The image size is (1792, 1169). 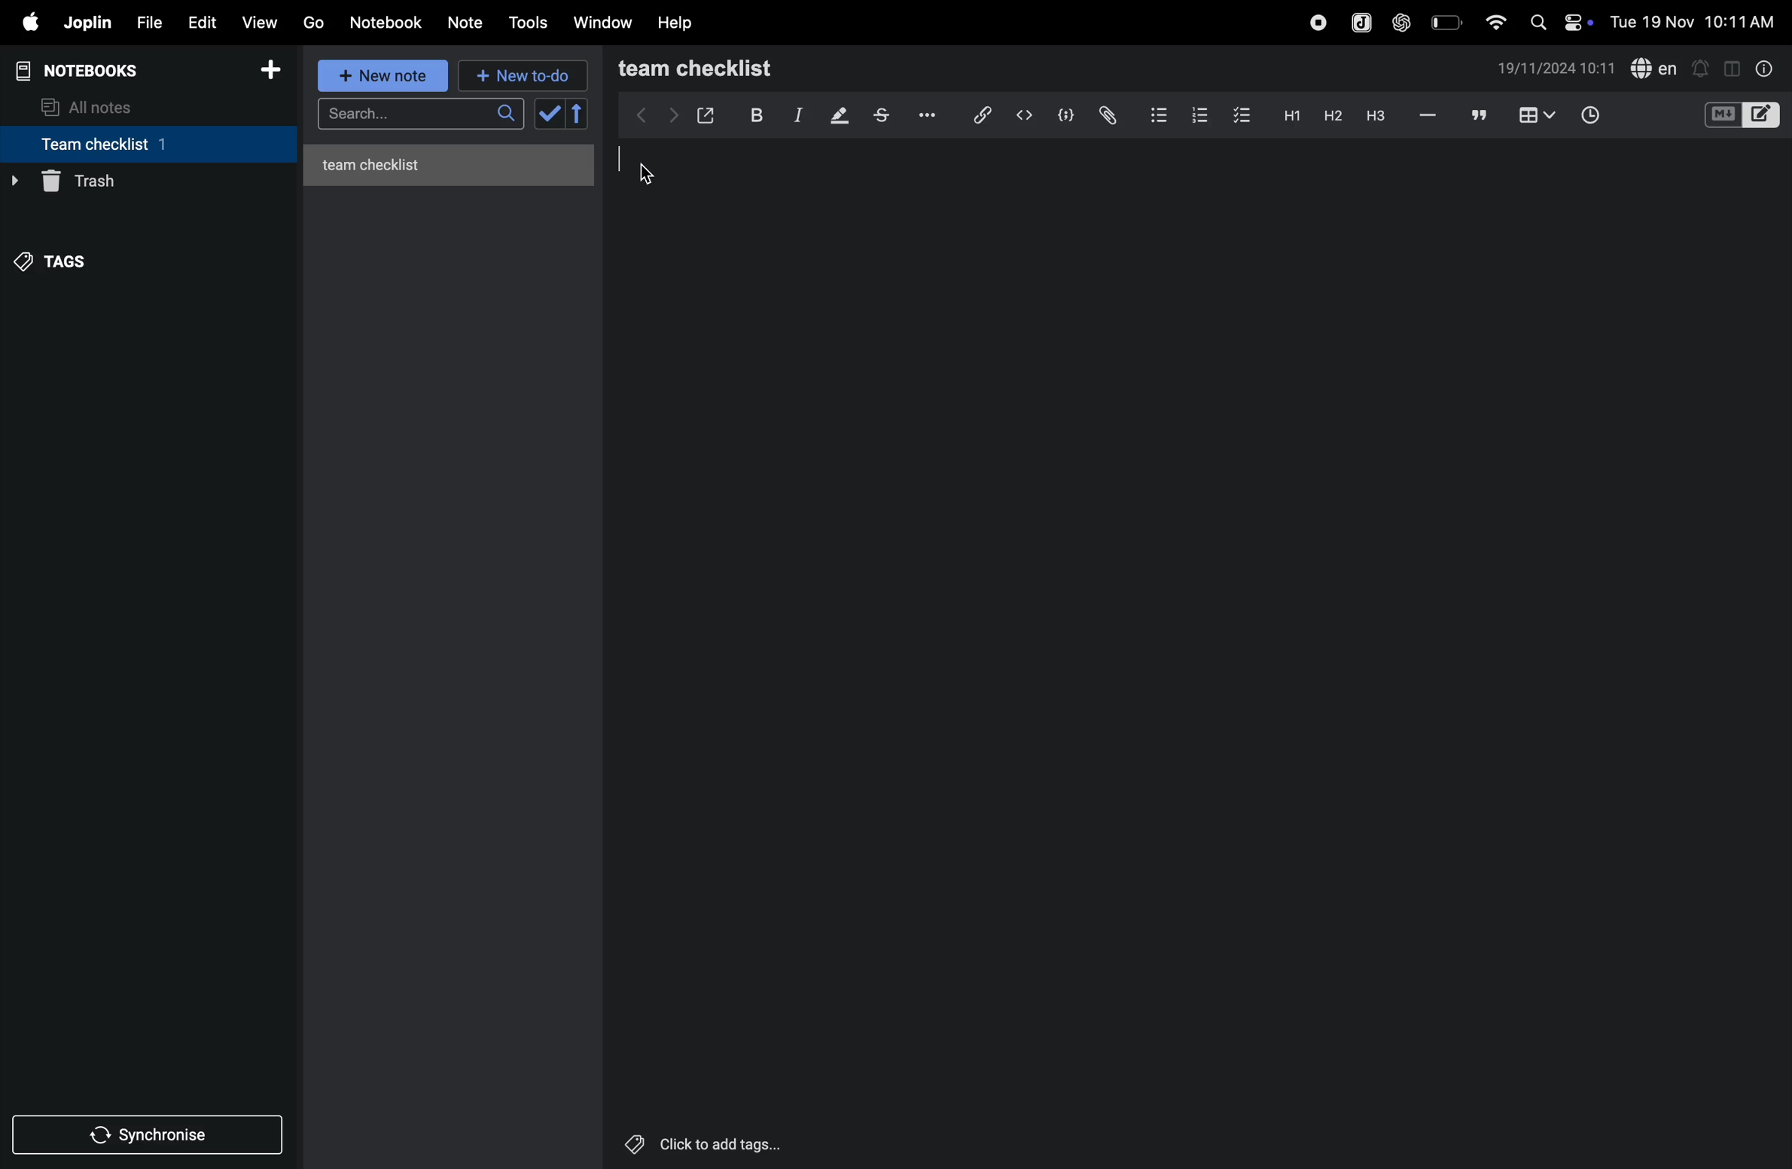 I want to click on battery, so click(x=1445, y=22).